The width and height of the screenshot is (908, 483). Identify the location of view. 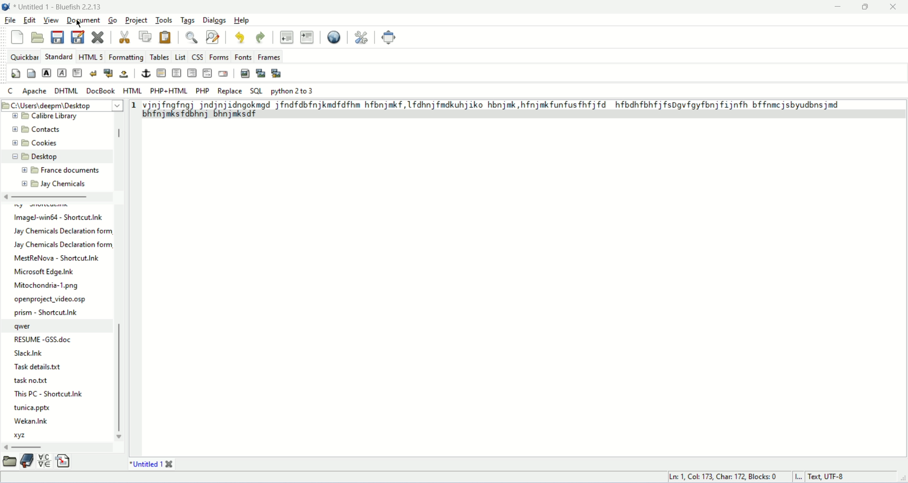
(52, 19).